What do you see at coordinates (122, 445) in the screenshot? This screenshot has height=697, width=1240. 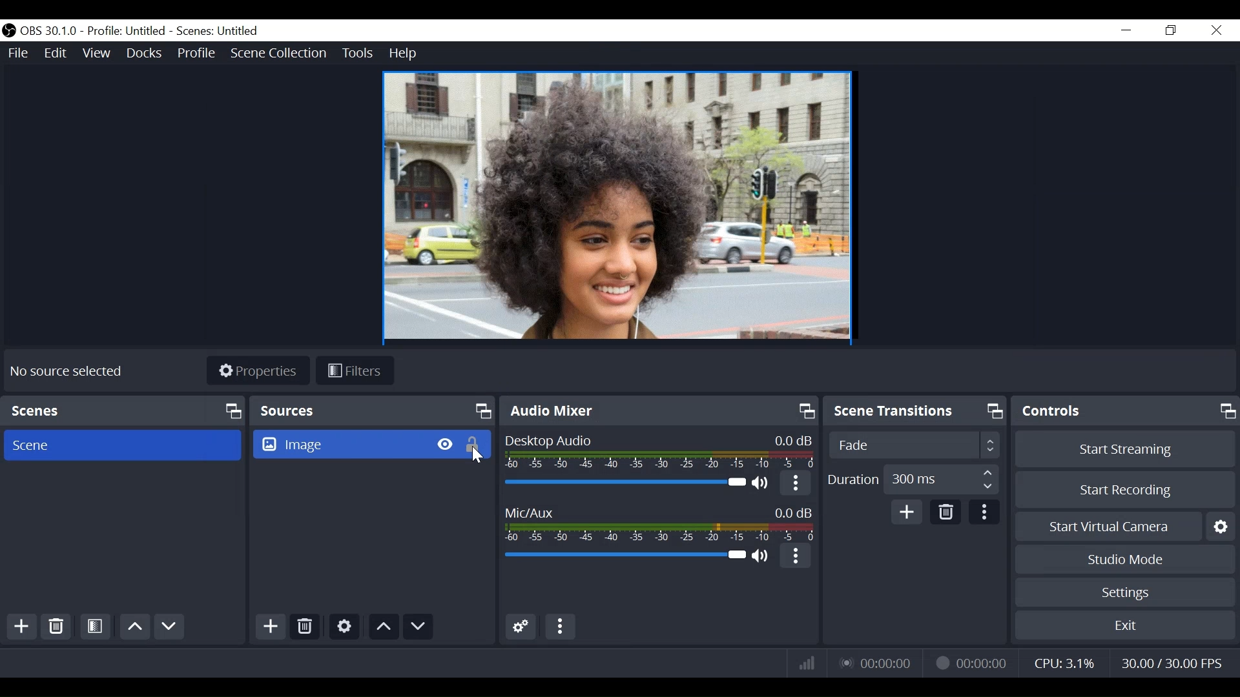 I see `Scene` at bounding box center [122, 445].